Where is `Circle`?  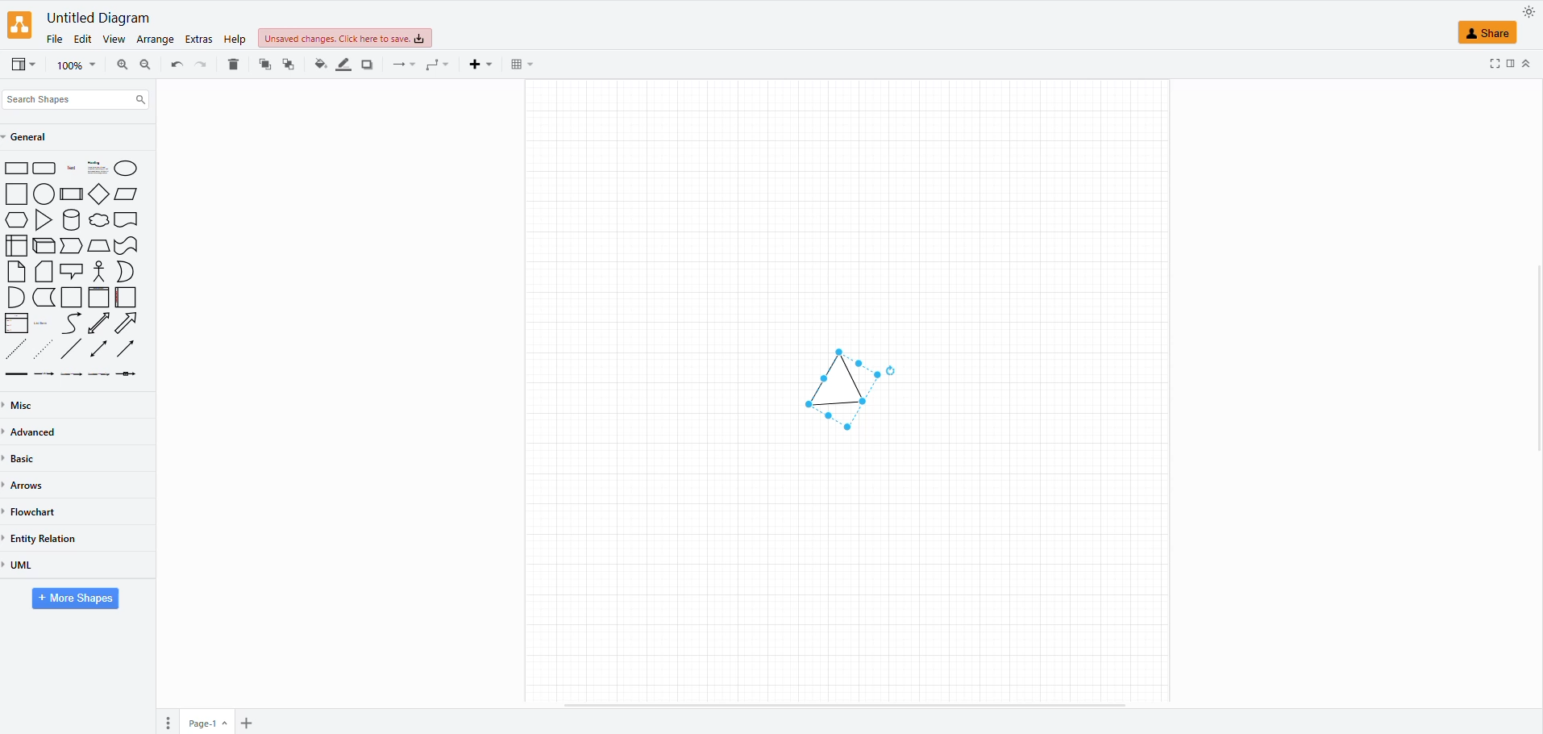 Circle is located at coordinates (126, 168).